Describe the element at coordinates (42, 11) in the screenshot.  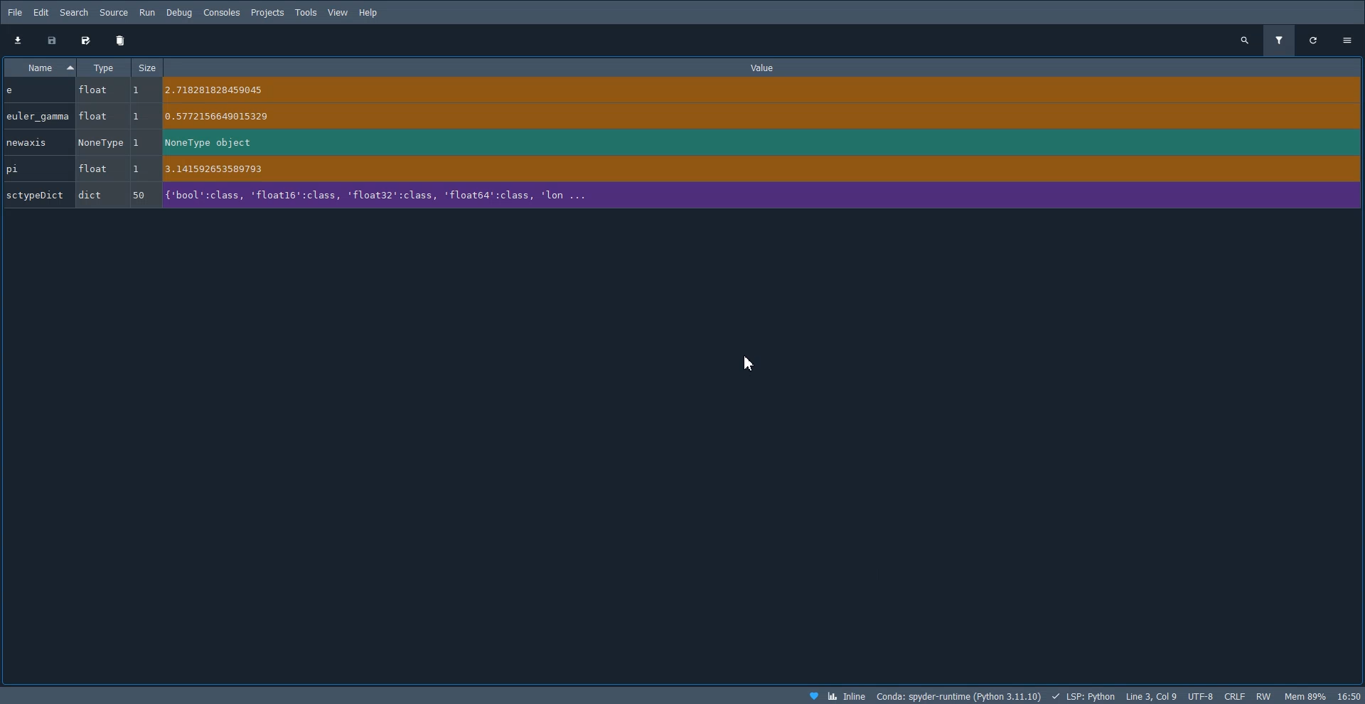
I see `Edit` at that location.